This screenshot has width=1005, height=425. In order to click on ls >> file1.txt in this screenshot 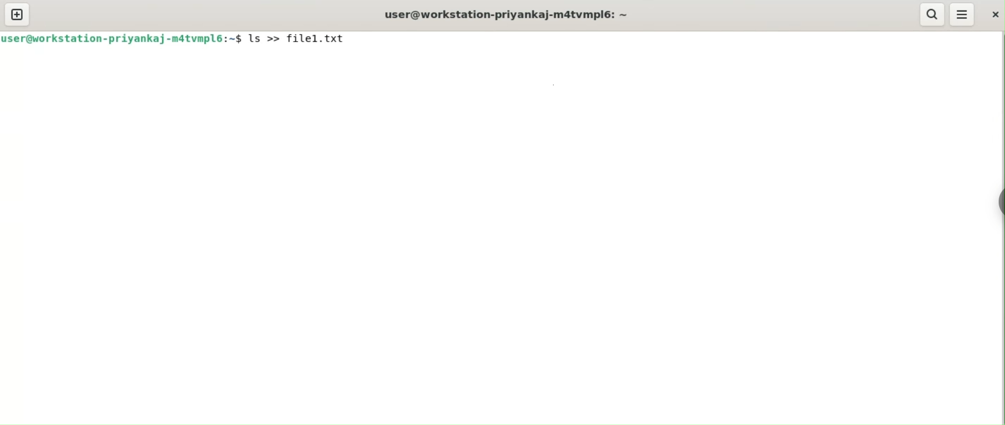, I will do `click(301, 39)`.